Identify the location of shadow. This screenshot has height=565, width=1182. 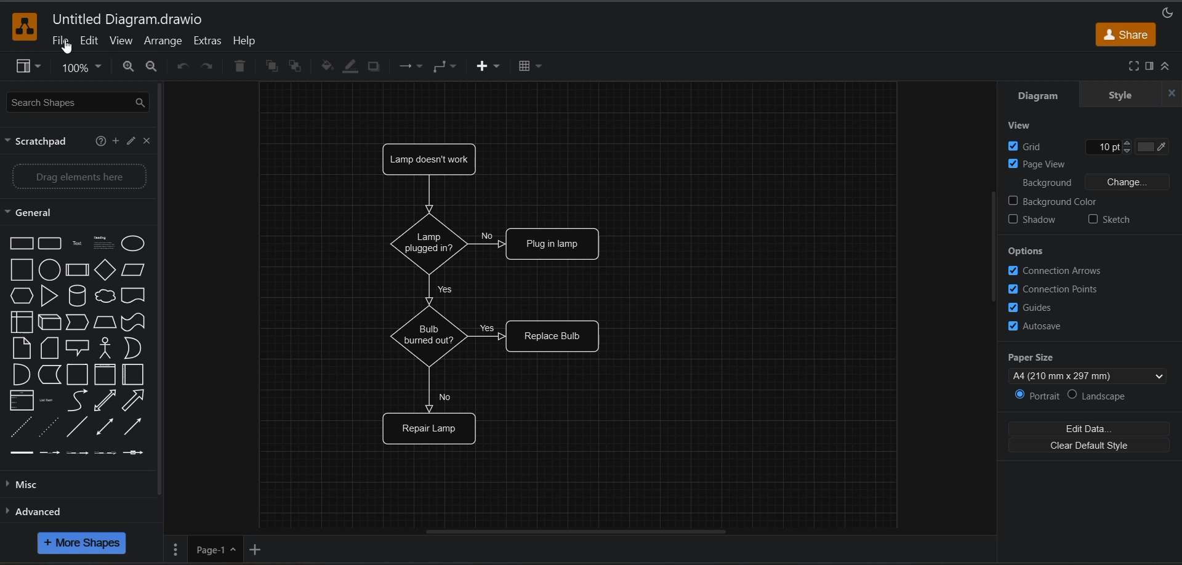
(375, 66).